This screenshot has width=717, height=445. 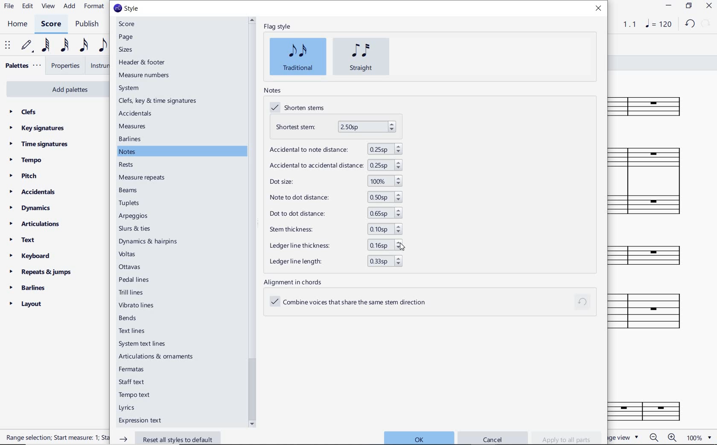 What do you see at coordinates (47, 45) in the screenshot?
I see `64th note` at bounding box center [47, 45].